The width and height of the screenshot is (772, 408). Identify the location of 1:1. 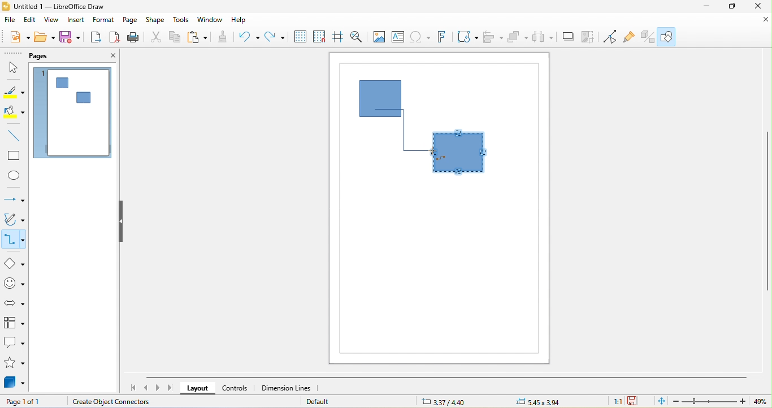
(617, 401).